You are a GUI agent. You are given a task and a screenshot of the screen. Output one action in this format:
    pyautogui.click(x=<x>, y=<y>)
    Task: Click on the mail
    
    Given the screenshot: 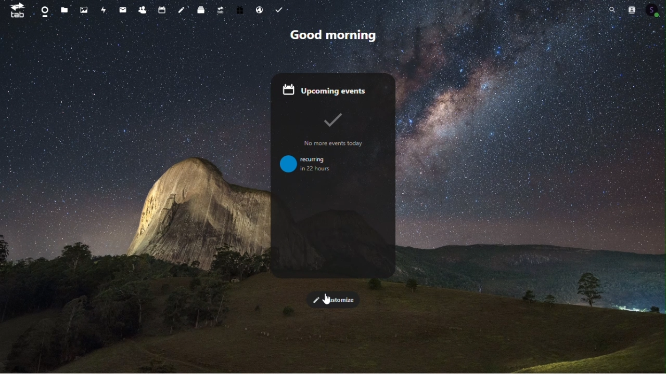 What is the action you would take?
    pyautogui.click(x=123, y=8)
    